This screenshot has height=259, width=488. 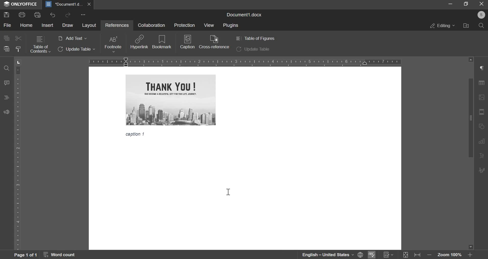 What do you see at coordinates (171, 100) in the screenshot?
I see `image` at bounding box center [171, 100].